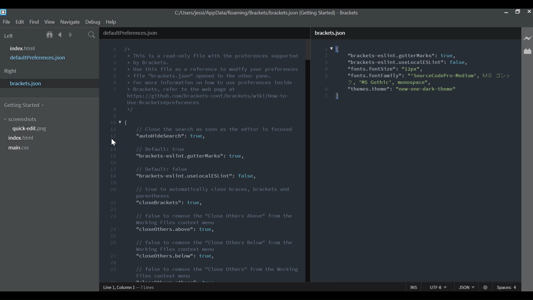  What do you see at coordinates (529, 12) in the screenshot?
I see `Close` at bounding box center [529, 12].